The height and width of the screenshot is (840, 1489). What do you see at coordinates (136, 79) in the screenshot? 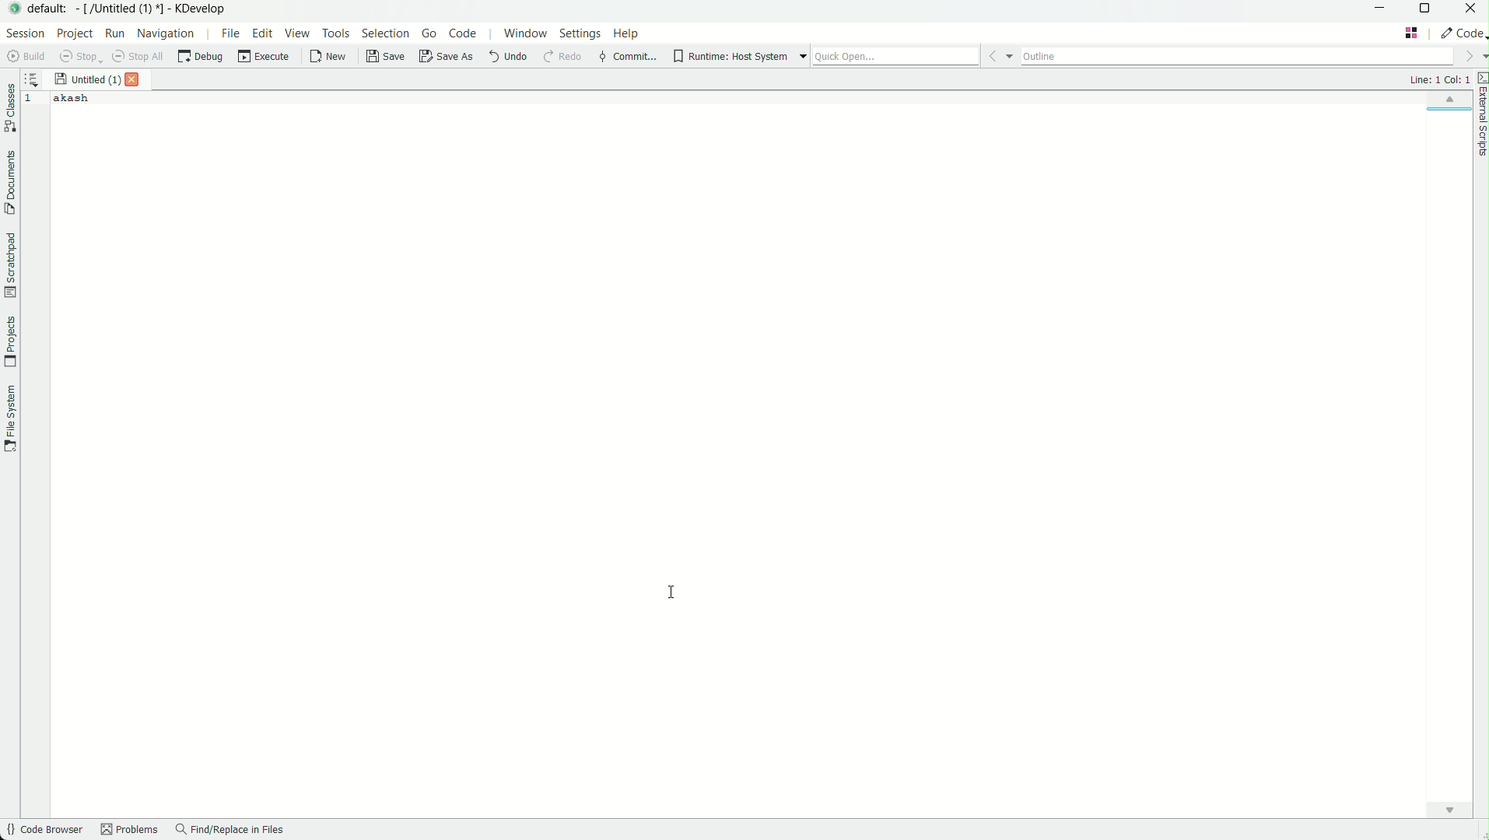
I see `close file` at bounding box center [136, 79].